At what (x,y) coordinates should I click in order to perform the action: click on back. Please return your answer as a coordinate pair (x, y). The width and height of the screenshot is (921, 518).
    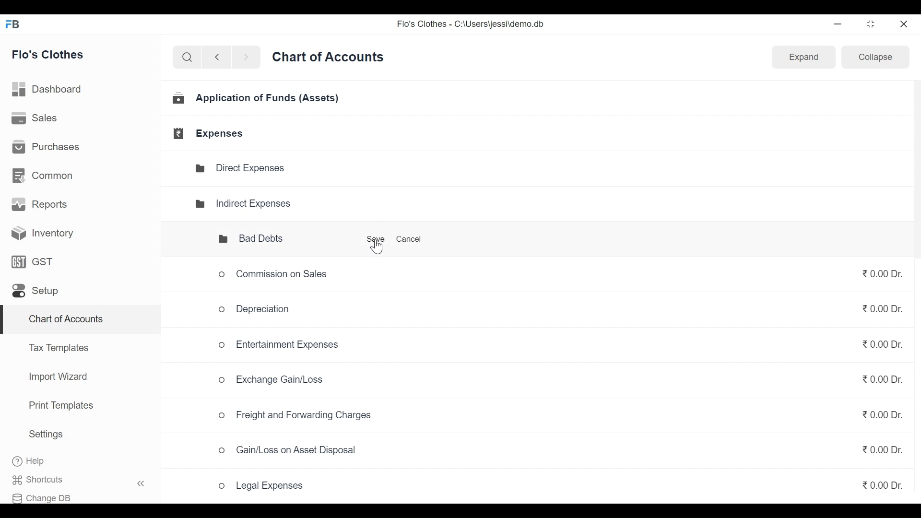
    Looking at the image, I should click on (221, 59).